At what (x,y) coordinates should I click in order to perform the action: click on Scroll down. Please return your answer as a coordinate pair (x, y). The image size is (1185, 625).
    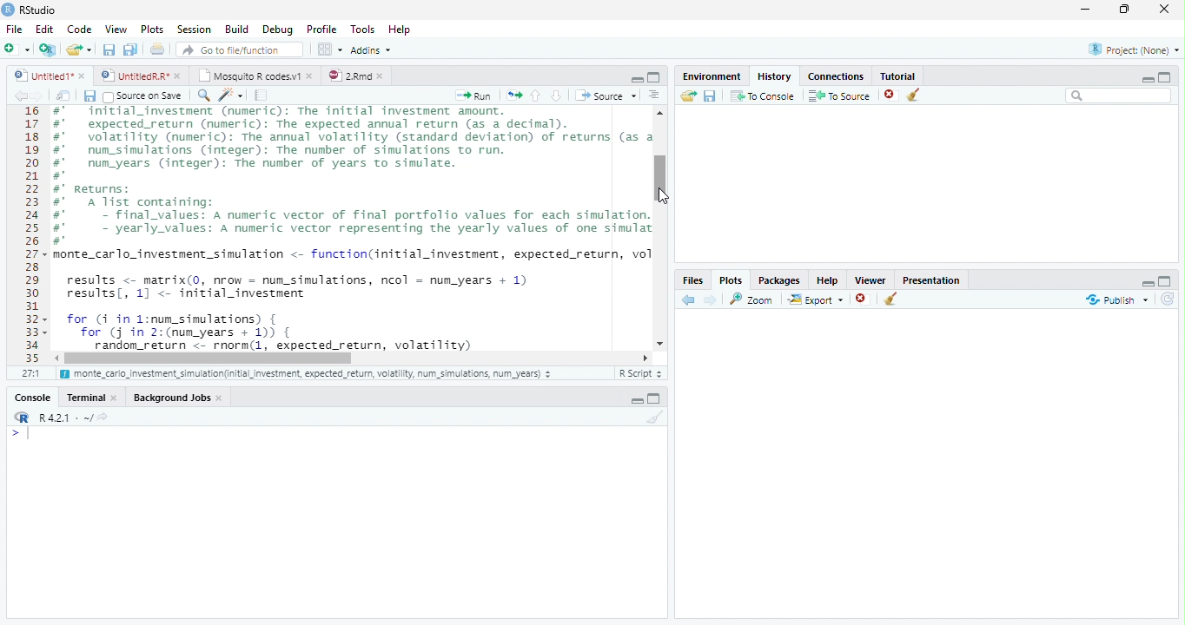
    Looking at the image, I should click on (661, 341).